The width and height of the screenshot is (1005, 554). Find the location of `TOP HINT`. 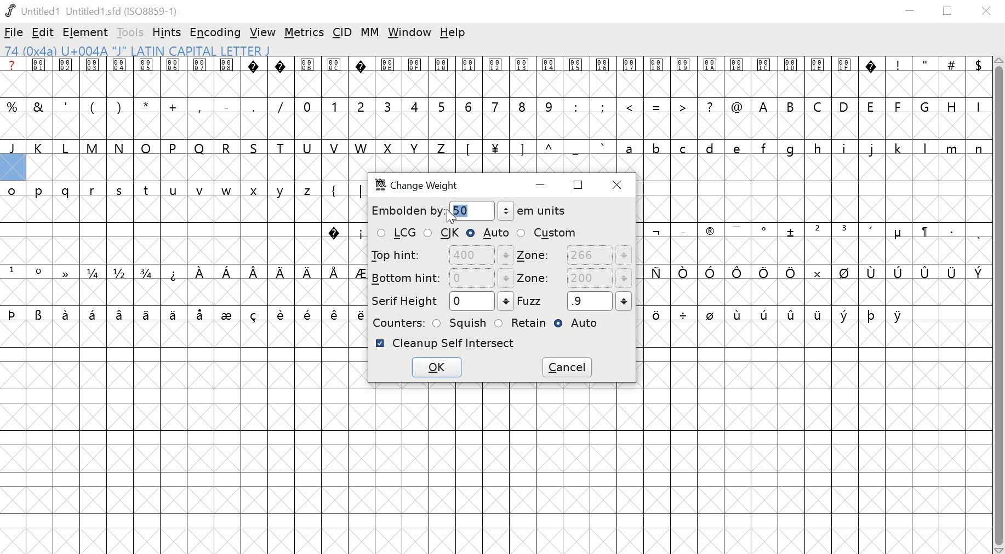

TOP HINT is located at coordinates (440, 255).